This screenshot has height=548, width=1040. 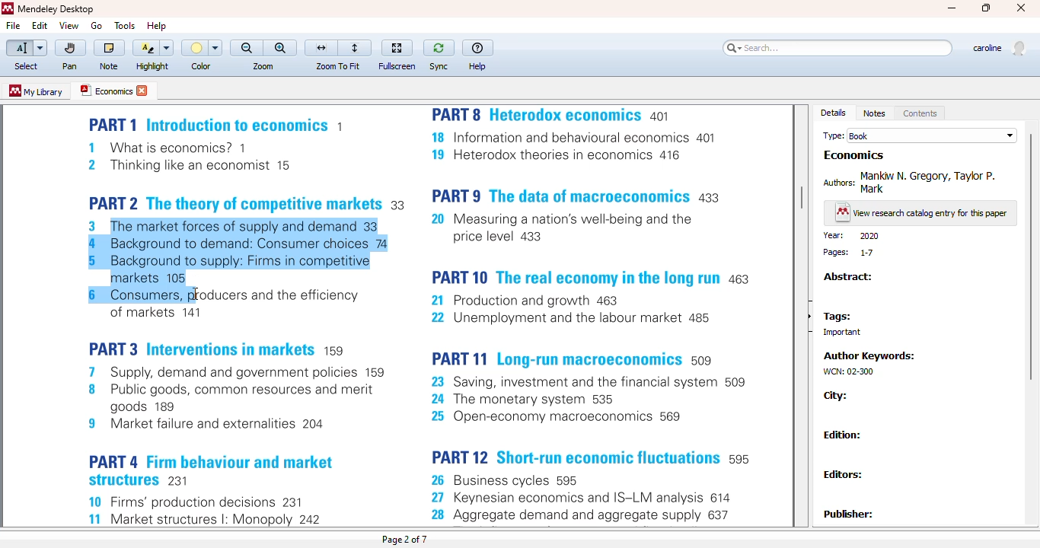 What do you see at coordinates (439, 49) in the screenshot?
I see `sync` at bounding box center [439, 49].